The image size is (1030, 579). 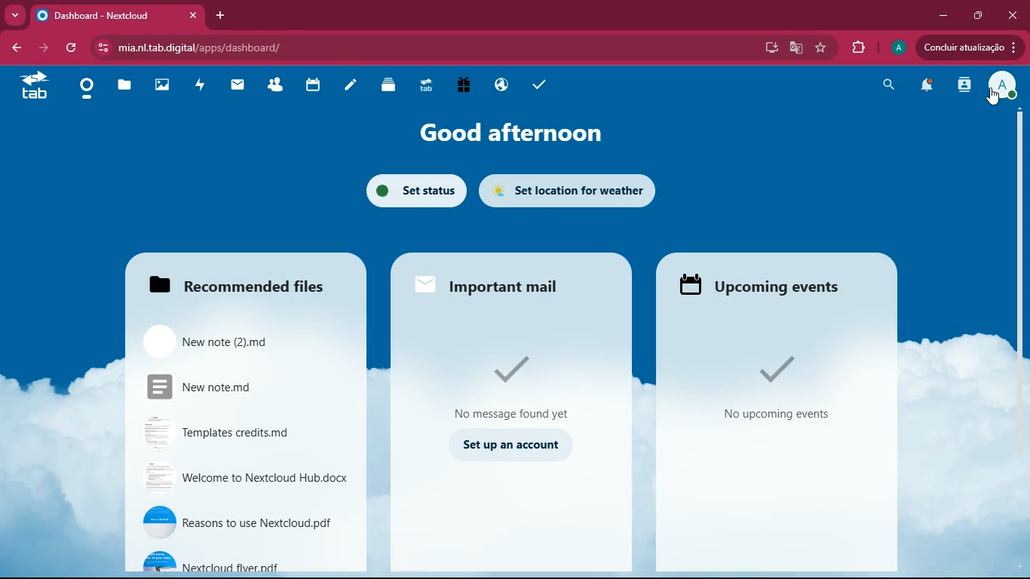 What do you see at coordinates (280, 85) in the screenshot?
I see `friends` at bounding box center [280, 85].